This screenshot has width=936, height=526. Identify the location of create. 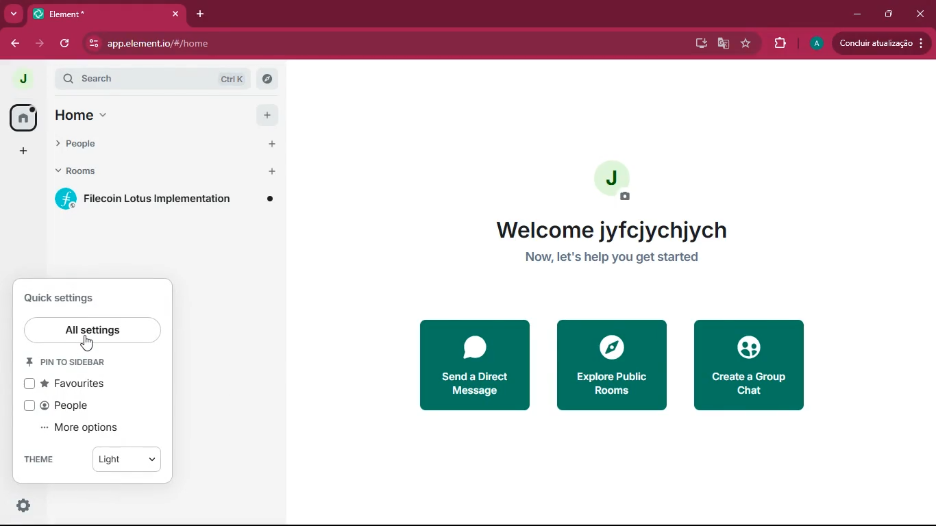
(756, 368).